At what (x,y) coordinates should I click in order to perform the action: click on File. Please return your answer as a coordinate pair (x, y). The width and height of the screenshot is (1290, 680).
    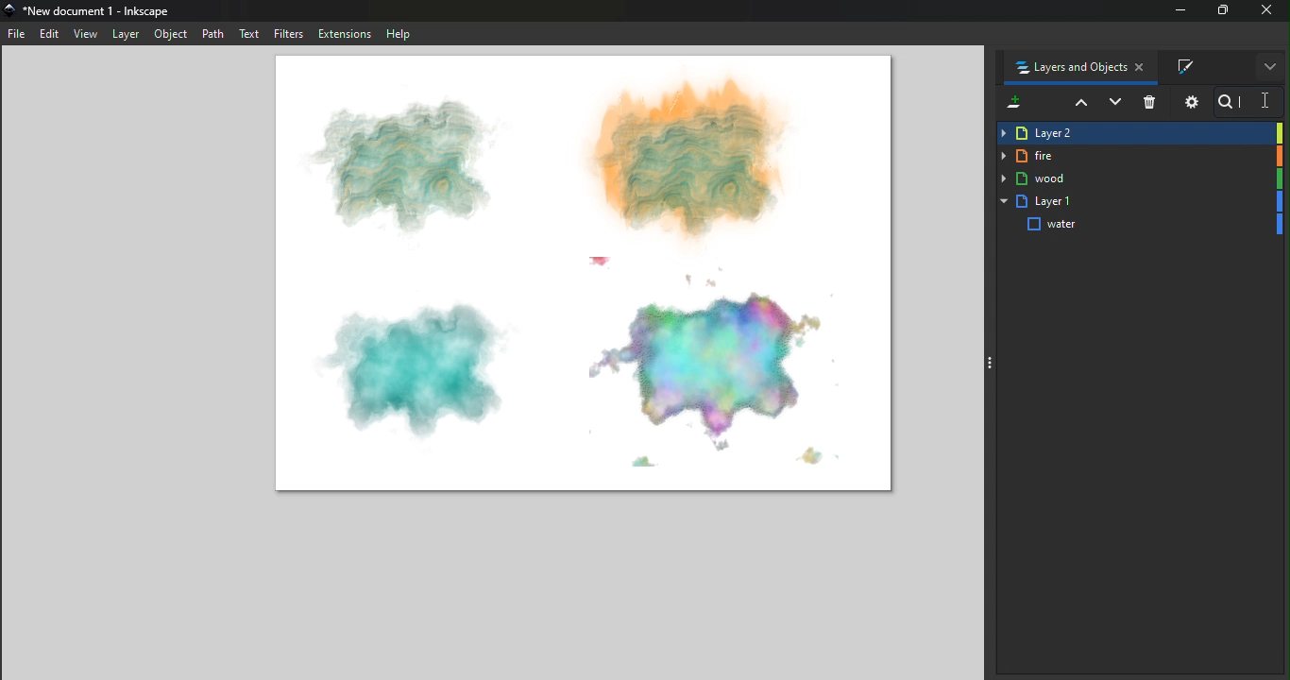
    Looking at the image, I should click on (18, 34).